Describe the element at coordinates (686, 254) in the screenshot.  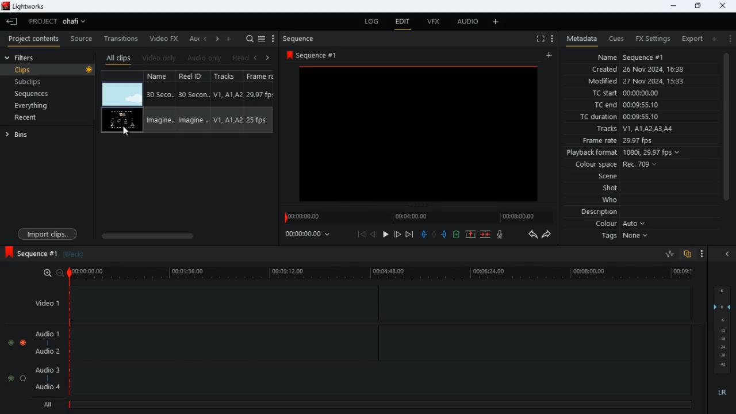
I see `overlap` at that location.